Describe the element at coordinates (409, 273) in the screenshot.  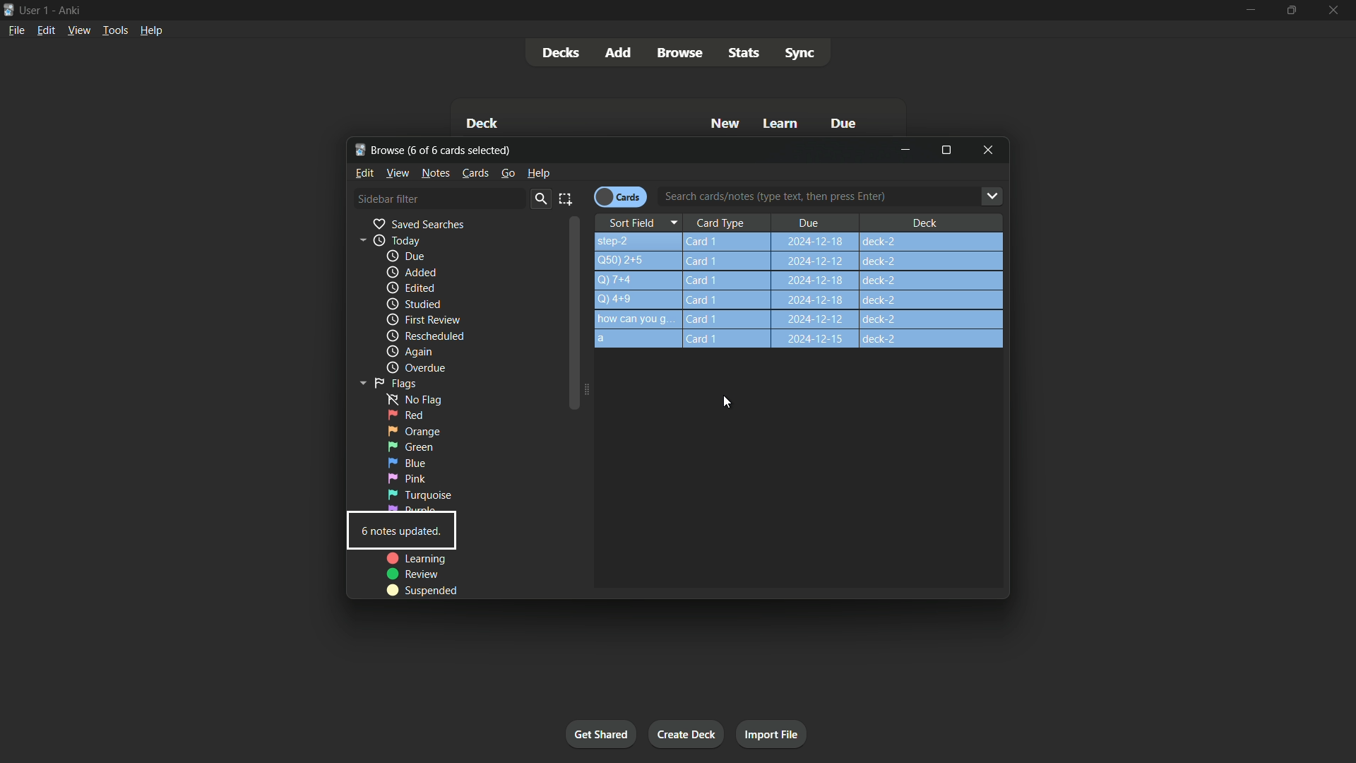
I see `added` at that location.